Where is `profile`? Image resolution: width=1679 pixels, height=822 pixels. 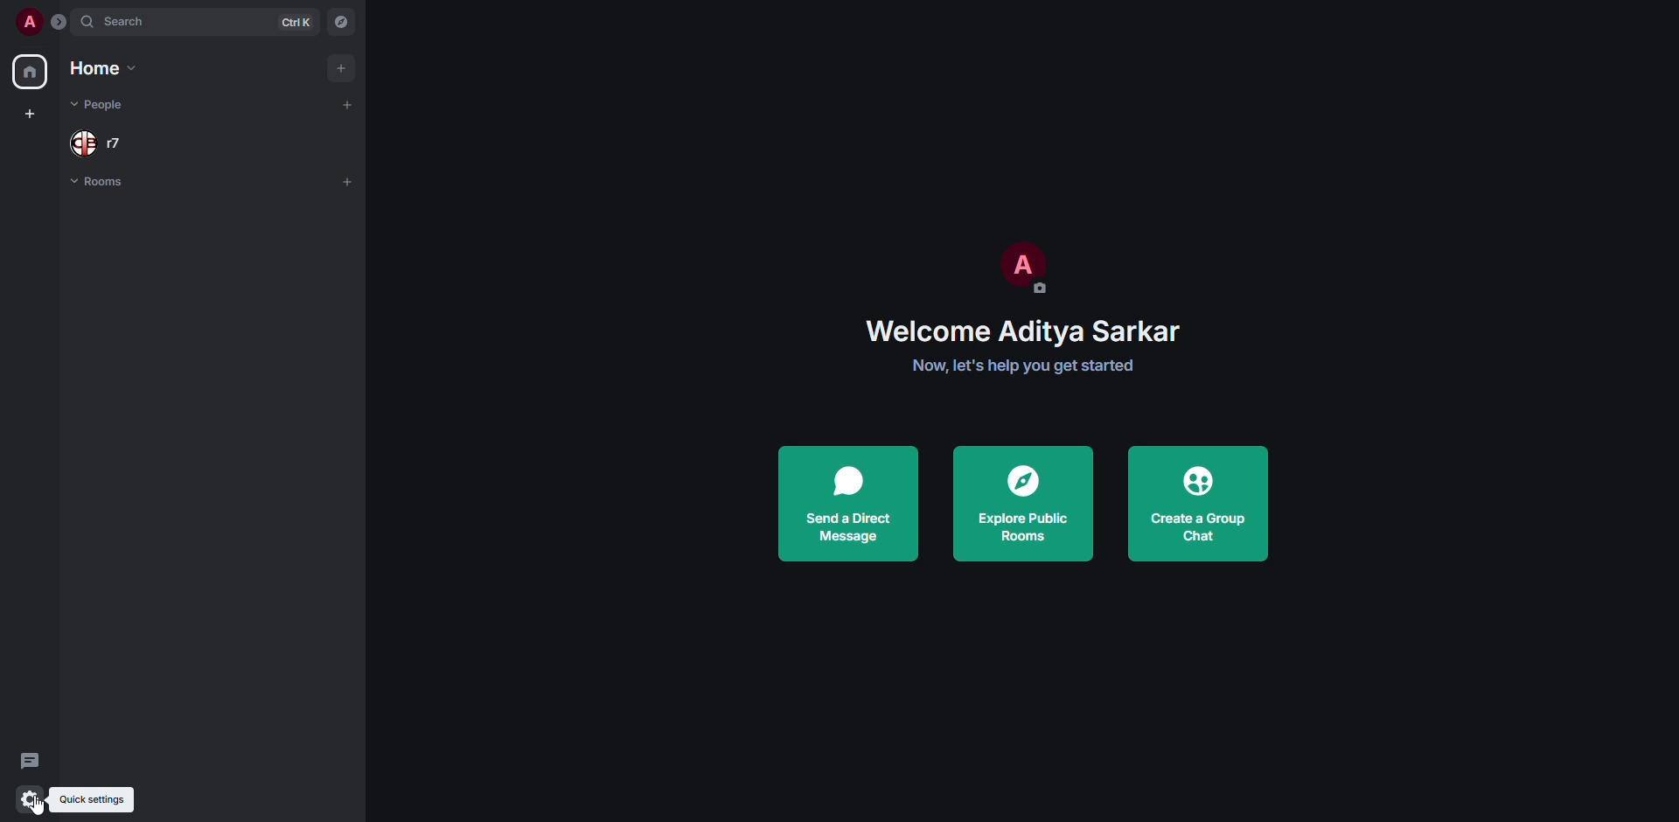 profile is located at coordinates (29, 21).